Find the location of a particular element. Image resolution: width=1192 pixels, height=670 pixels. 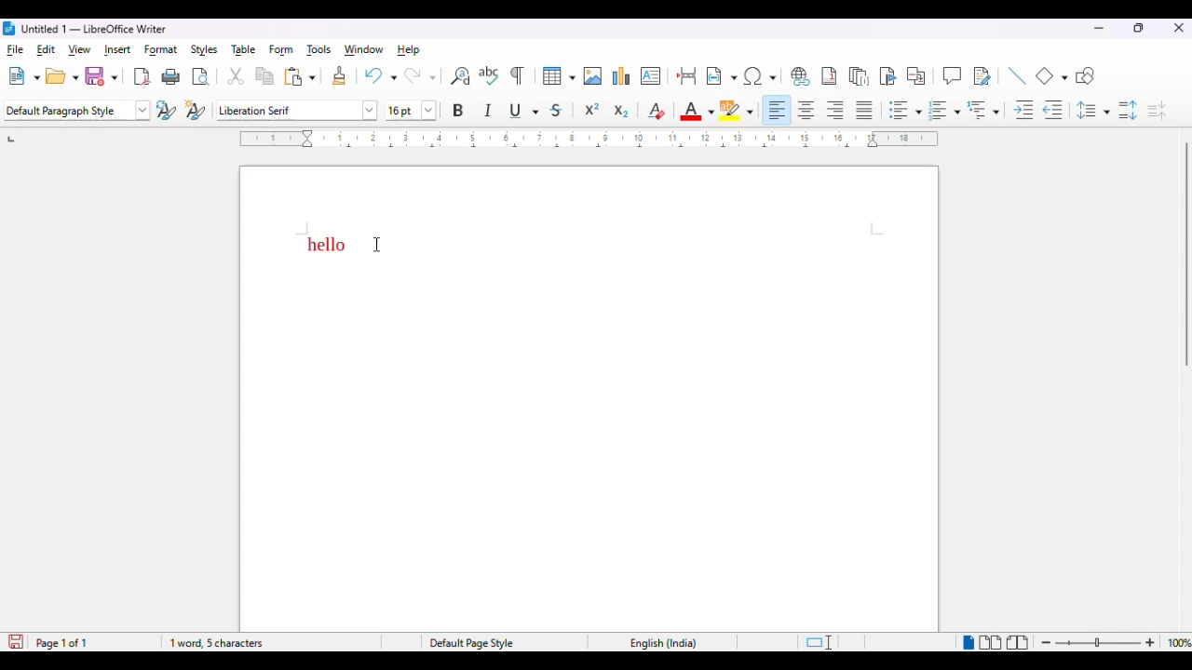

basic shapes is located at coordinates (1052, 75).